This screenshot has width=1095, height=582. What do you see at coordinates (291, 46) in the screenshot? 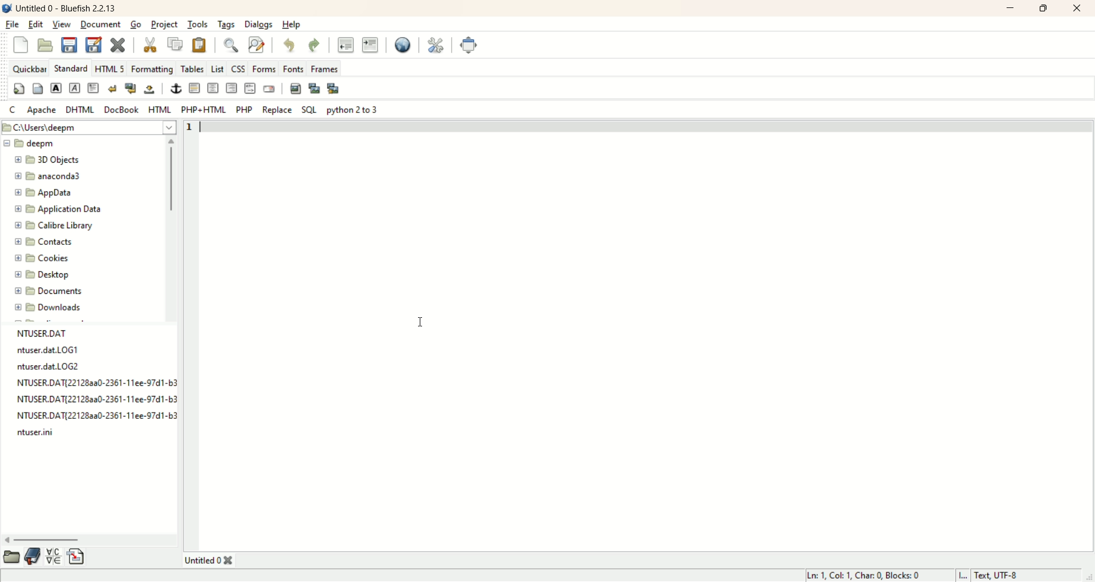
I see `undo` at bounding box center [291, 46].